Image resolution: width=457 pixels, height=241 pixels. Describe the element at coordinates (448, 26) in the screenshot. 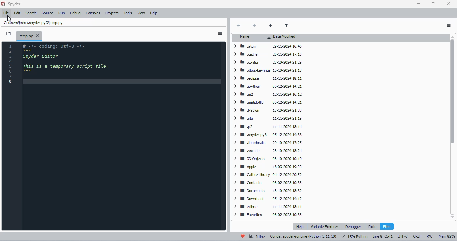

I see `options` at that location.